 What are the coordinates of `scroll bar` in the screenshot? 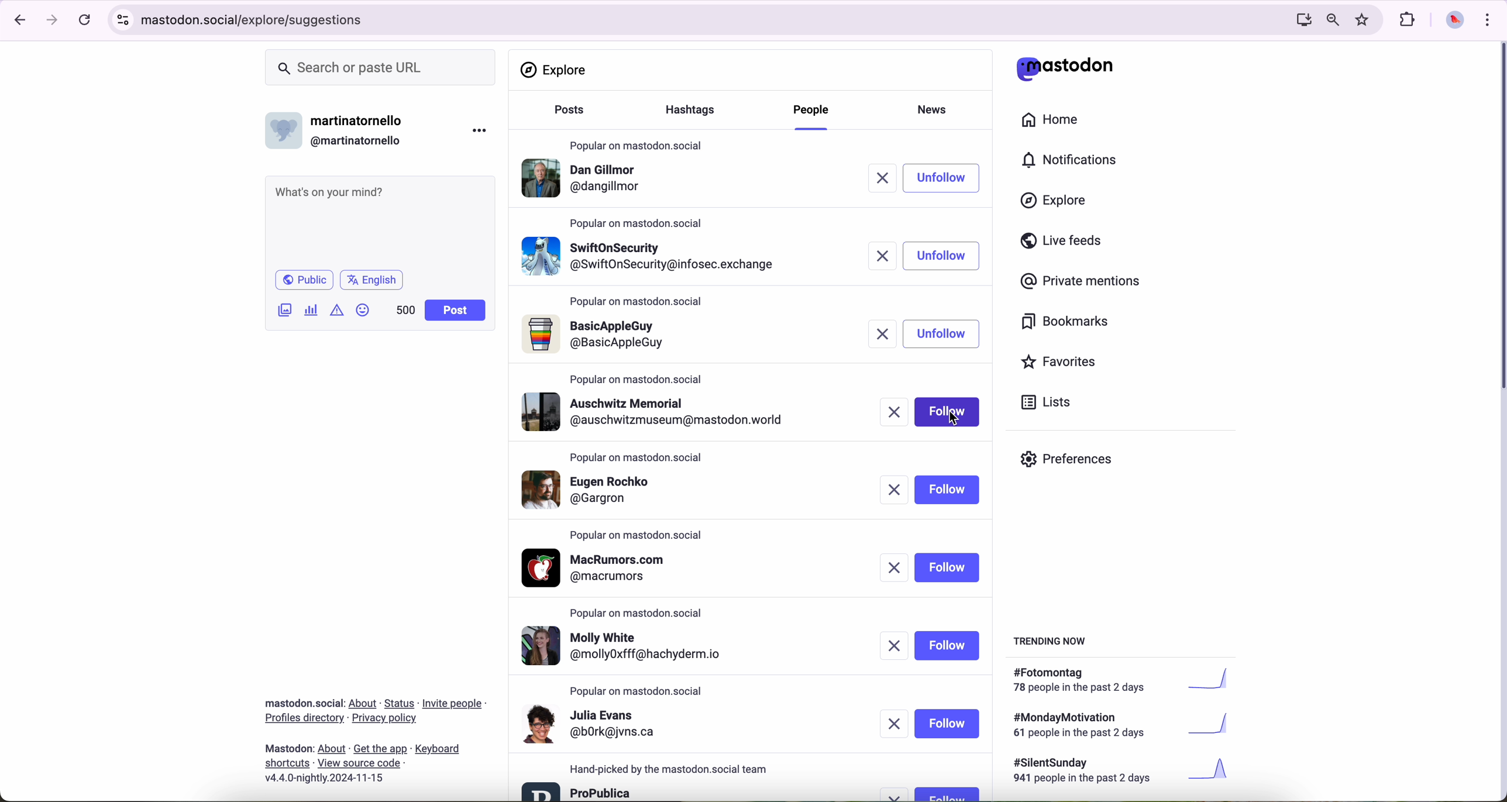 It's located at (1498, 219).